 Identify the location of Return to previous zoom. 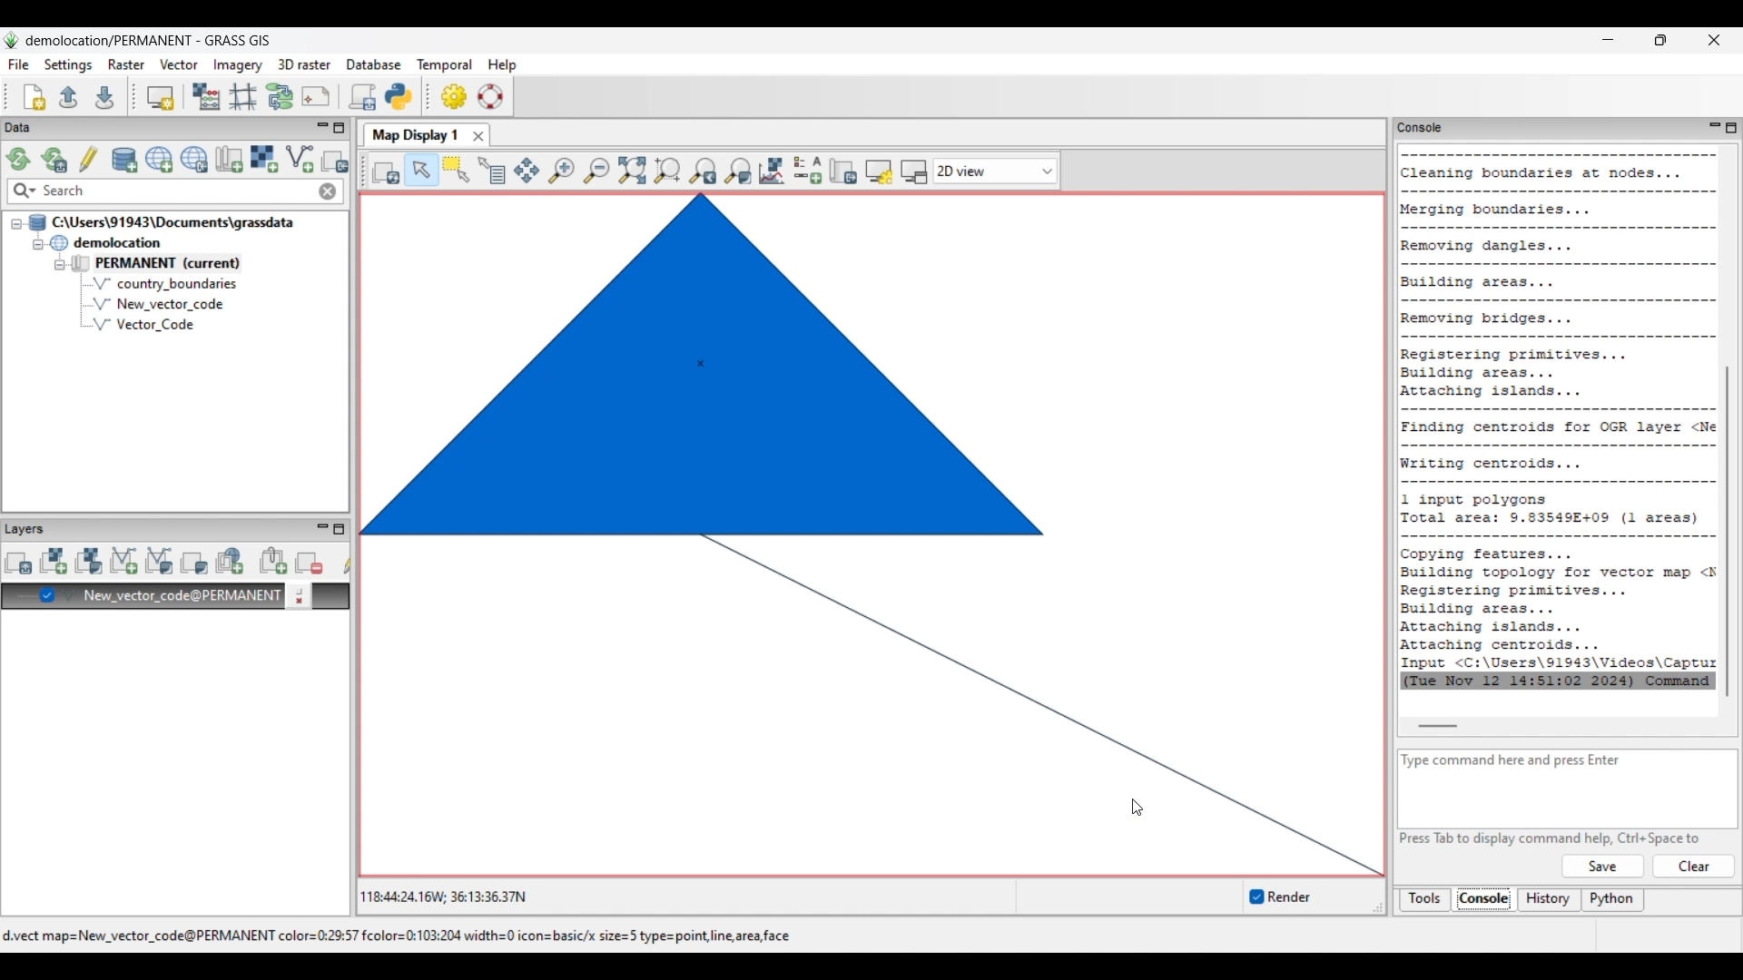
(703, 171).